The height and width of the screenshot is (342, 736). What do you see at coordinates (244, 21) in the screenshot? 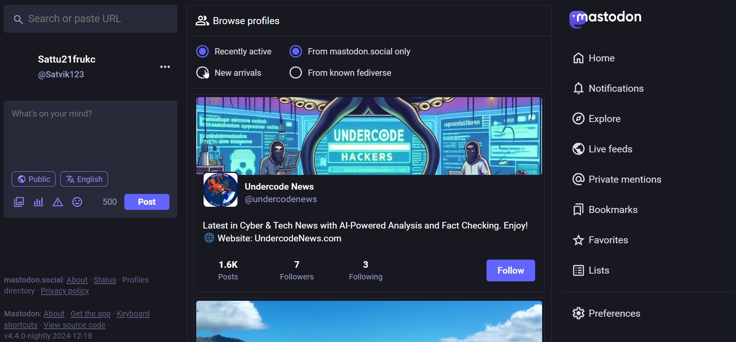
I see `browse profiles` at bounding box center [244, 21].